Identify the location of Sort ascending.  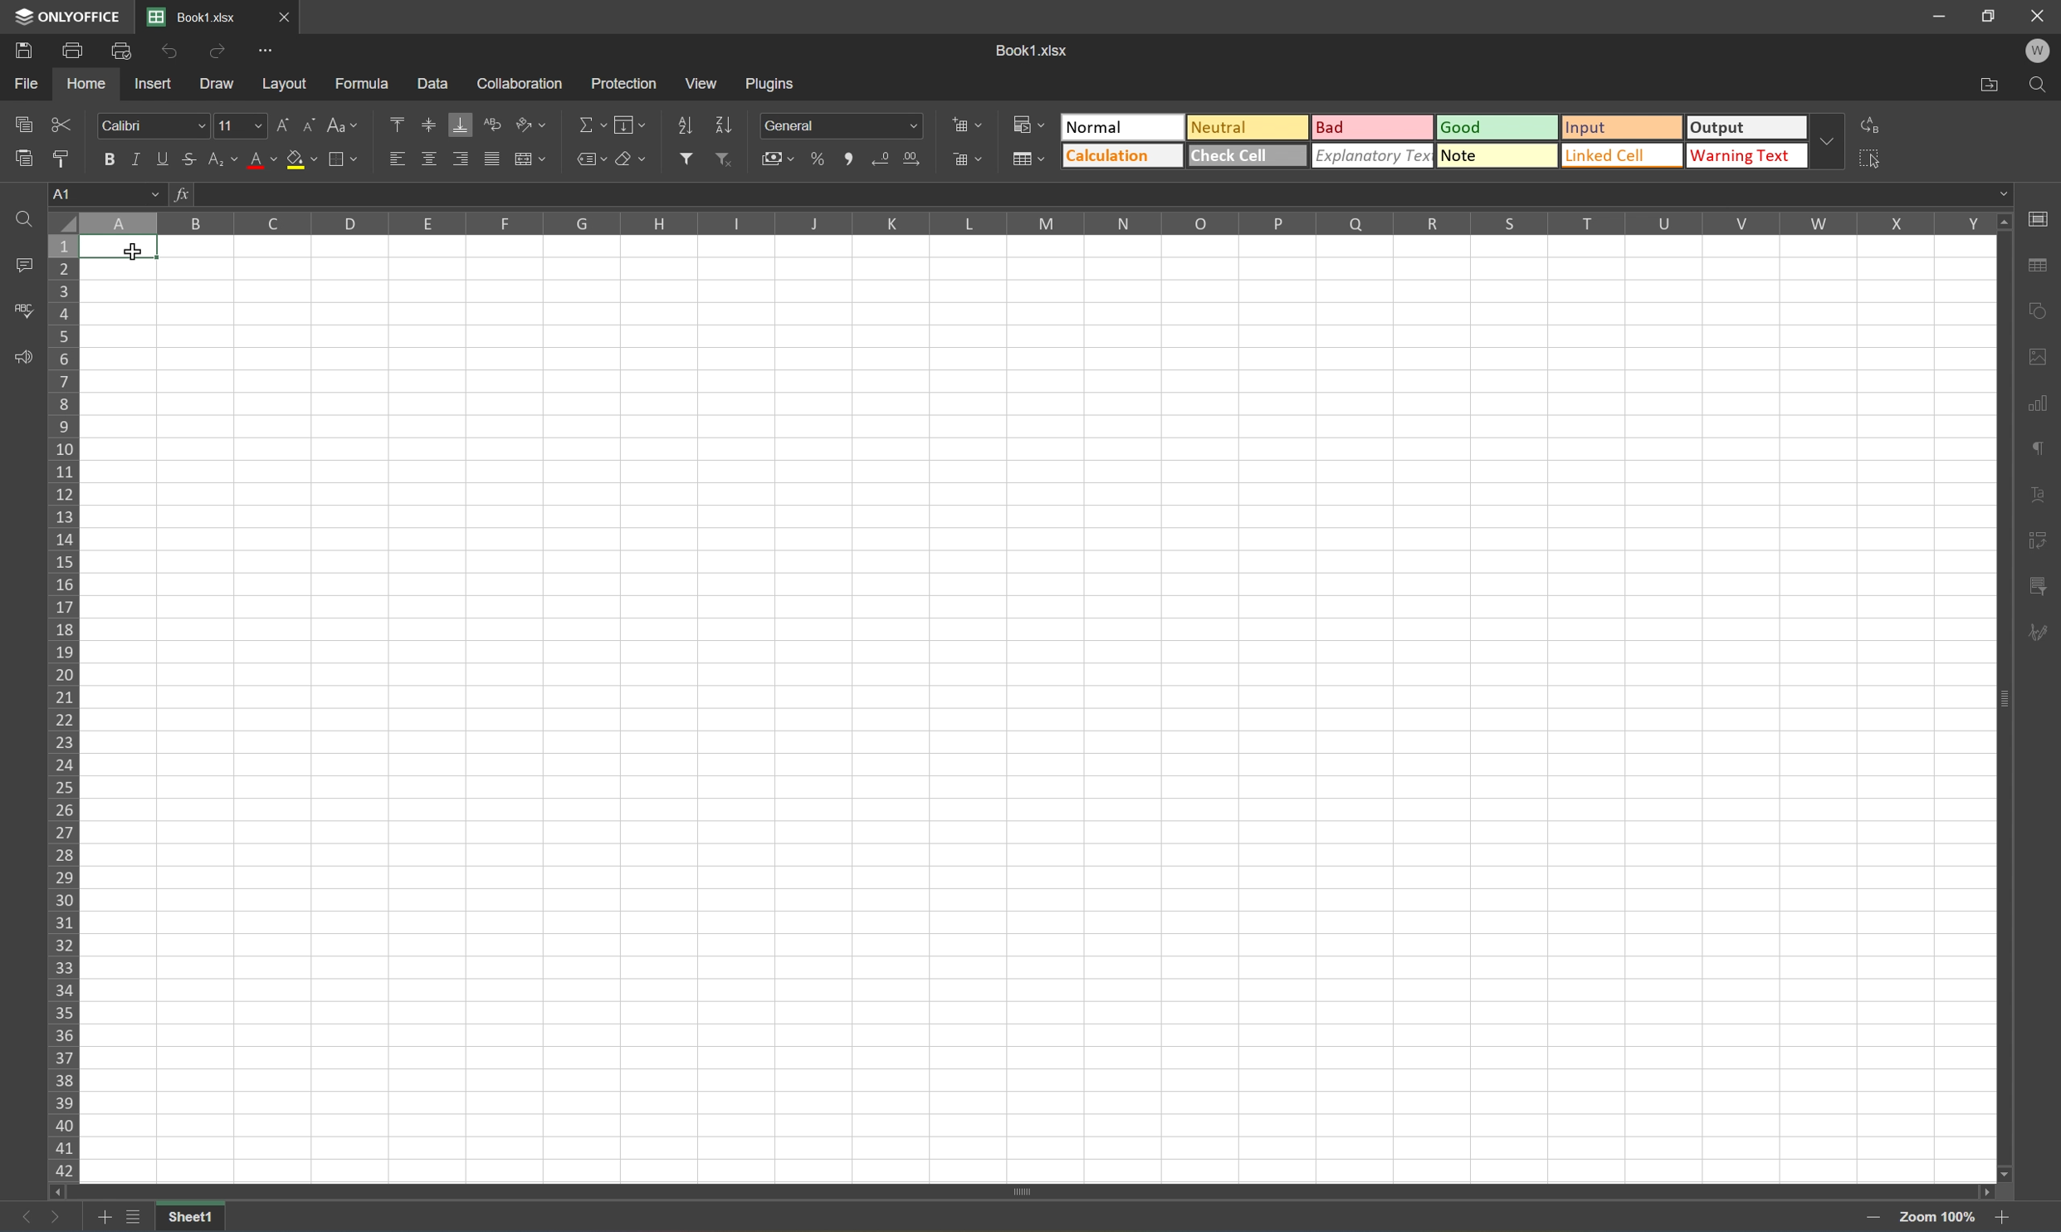
(686, 125).